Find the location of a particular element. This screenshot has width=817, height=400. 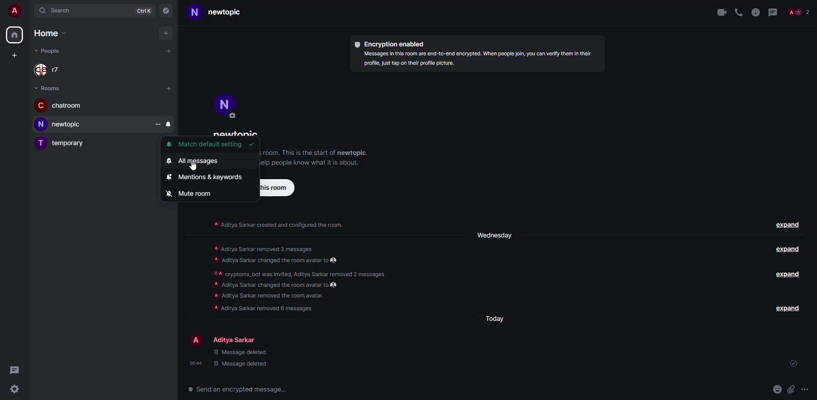

profile is located at coordinates (196, 339).